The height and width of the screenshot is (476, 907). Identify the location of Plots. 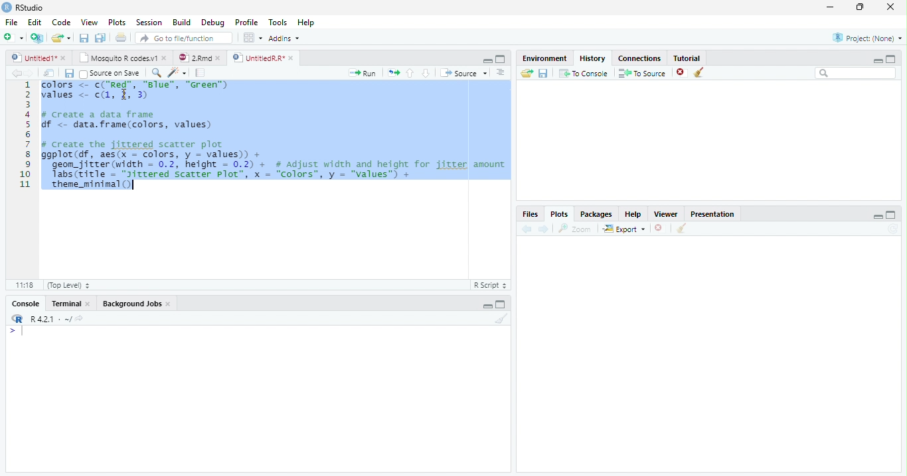
(118, 22).